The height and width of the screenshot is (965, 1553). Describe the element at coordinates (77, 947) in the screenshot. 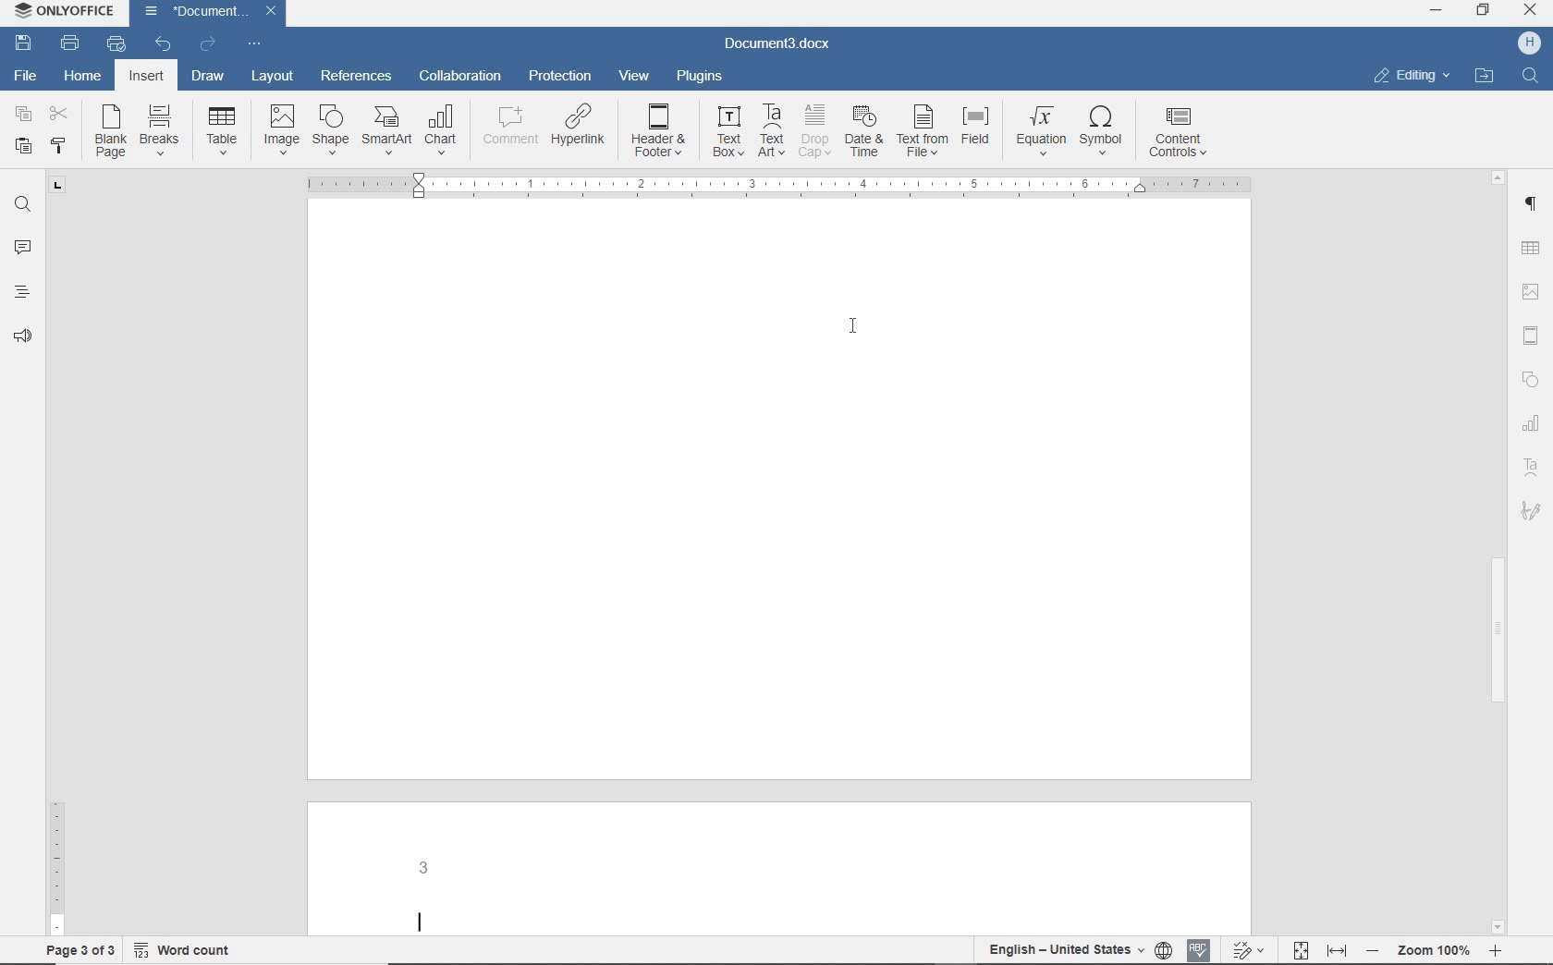

I see `PAGE 3 OF 3` at that location.